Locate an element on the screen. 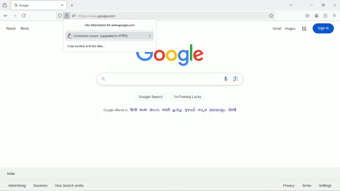 The image size is (340, 191). extensions is located at coordinates (326, 15).